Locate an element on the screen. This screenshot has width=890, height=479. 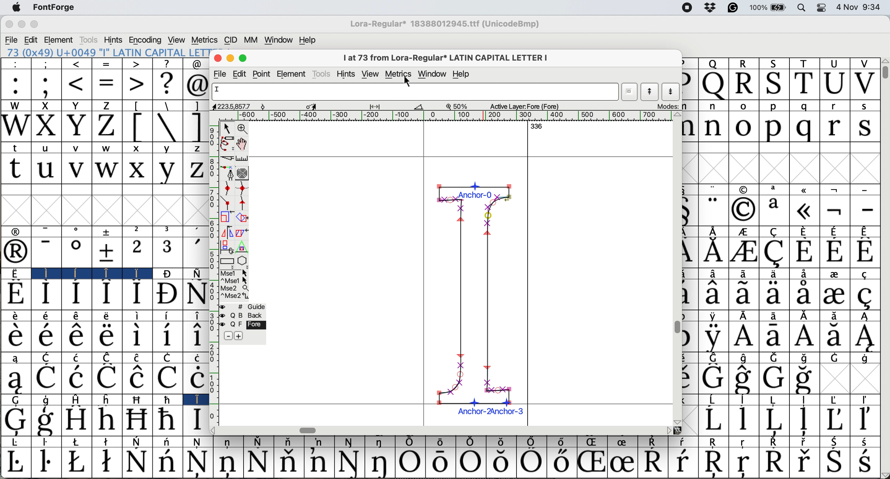
hint is located at coordinates (346, 74).